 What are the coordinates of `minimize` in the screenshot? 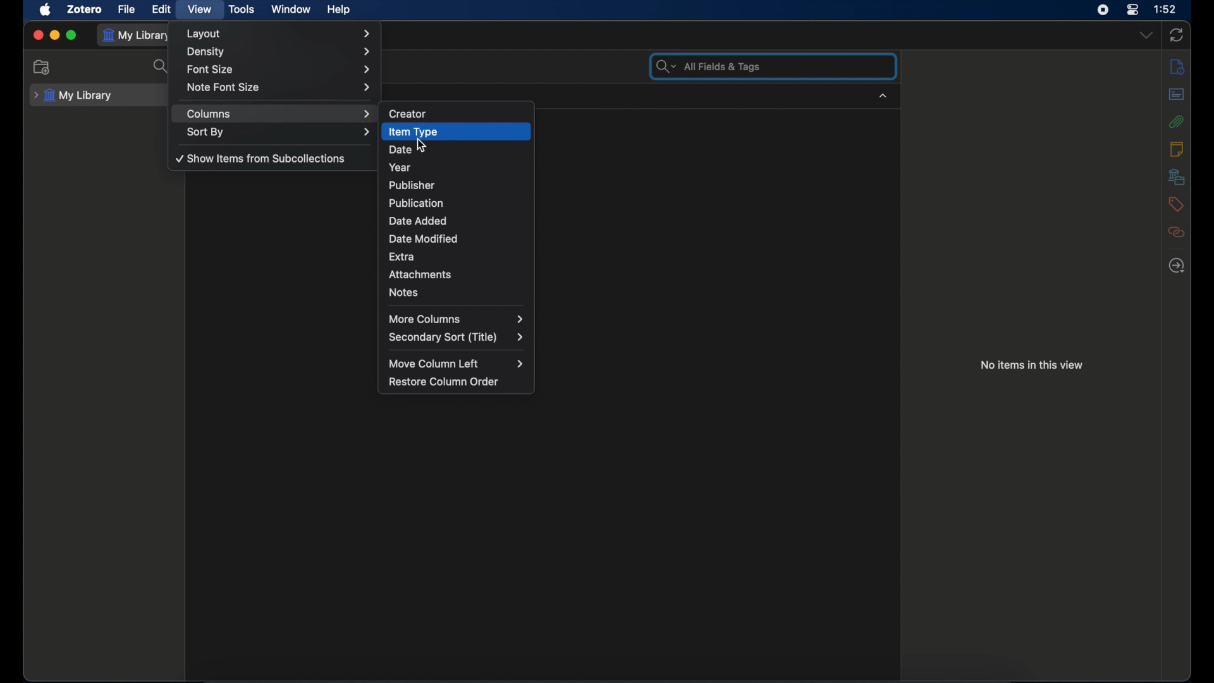 It's located at (54, 34).